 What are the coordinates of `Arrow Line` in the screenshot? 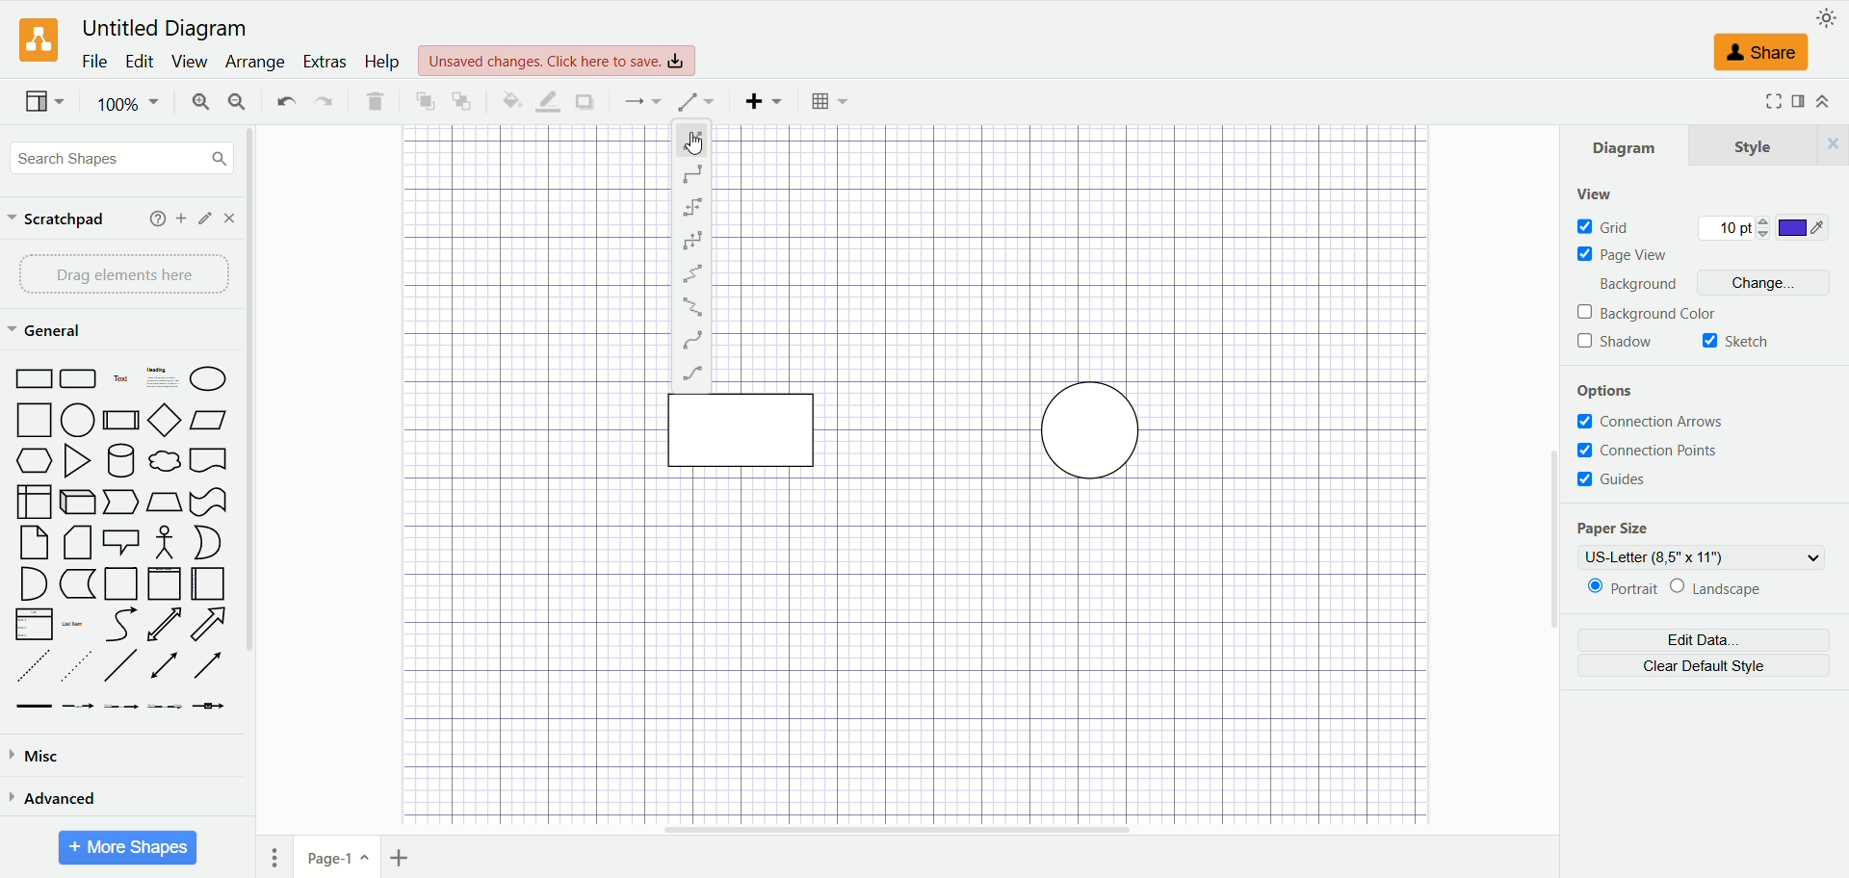 It's located at (208, 668).